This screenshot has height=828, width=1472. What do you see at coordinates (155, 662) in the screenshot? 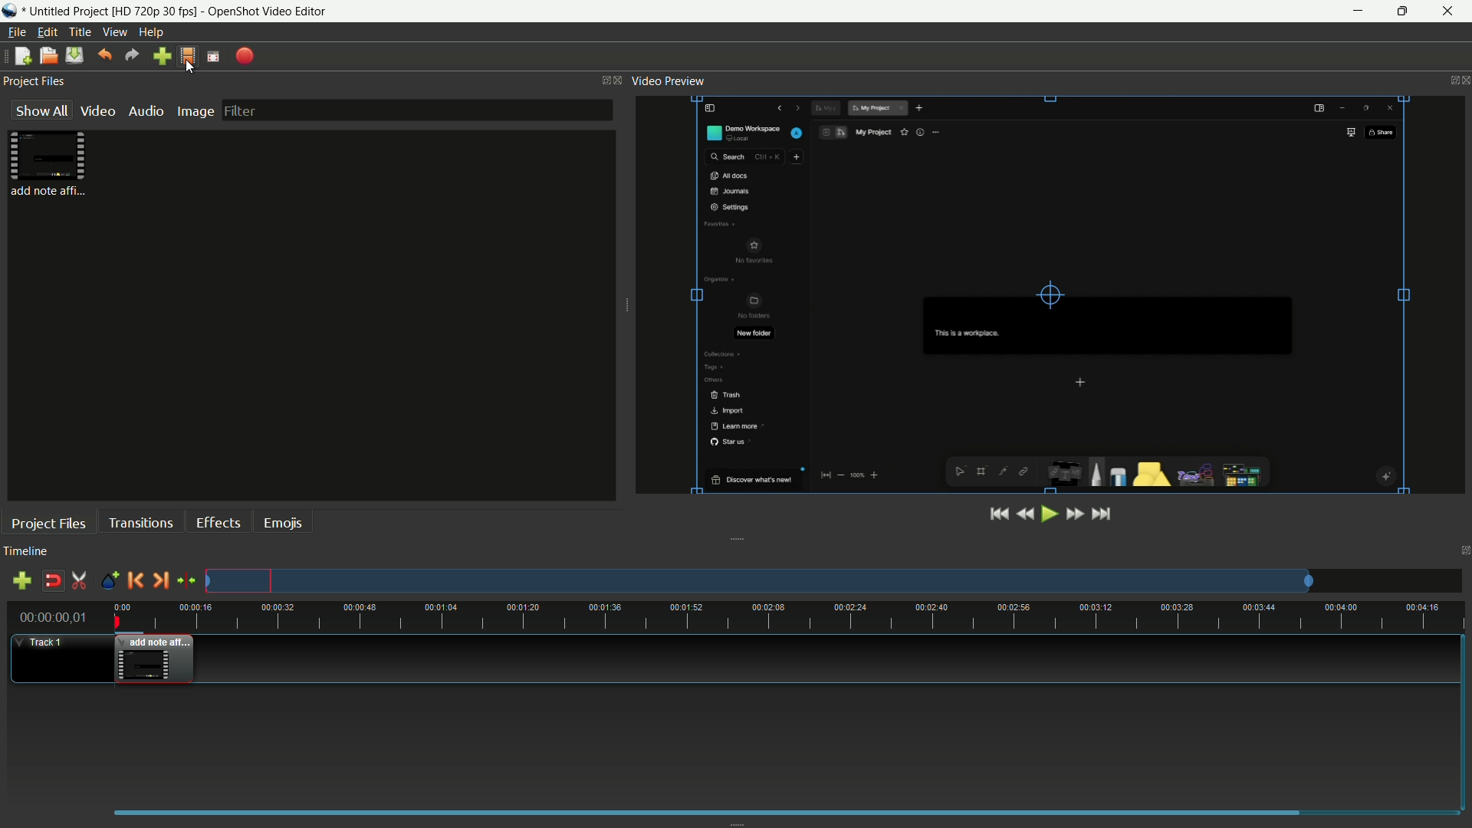
I see `video in timeline` at bounding box center [155, 662].